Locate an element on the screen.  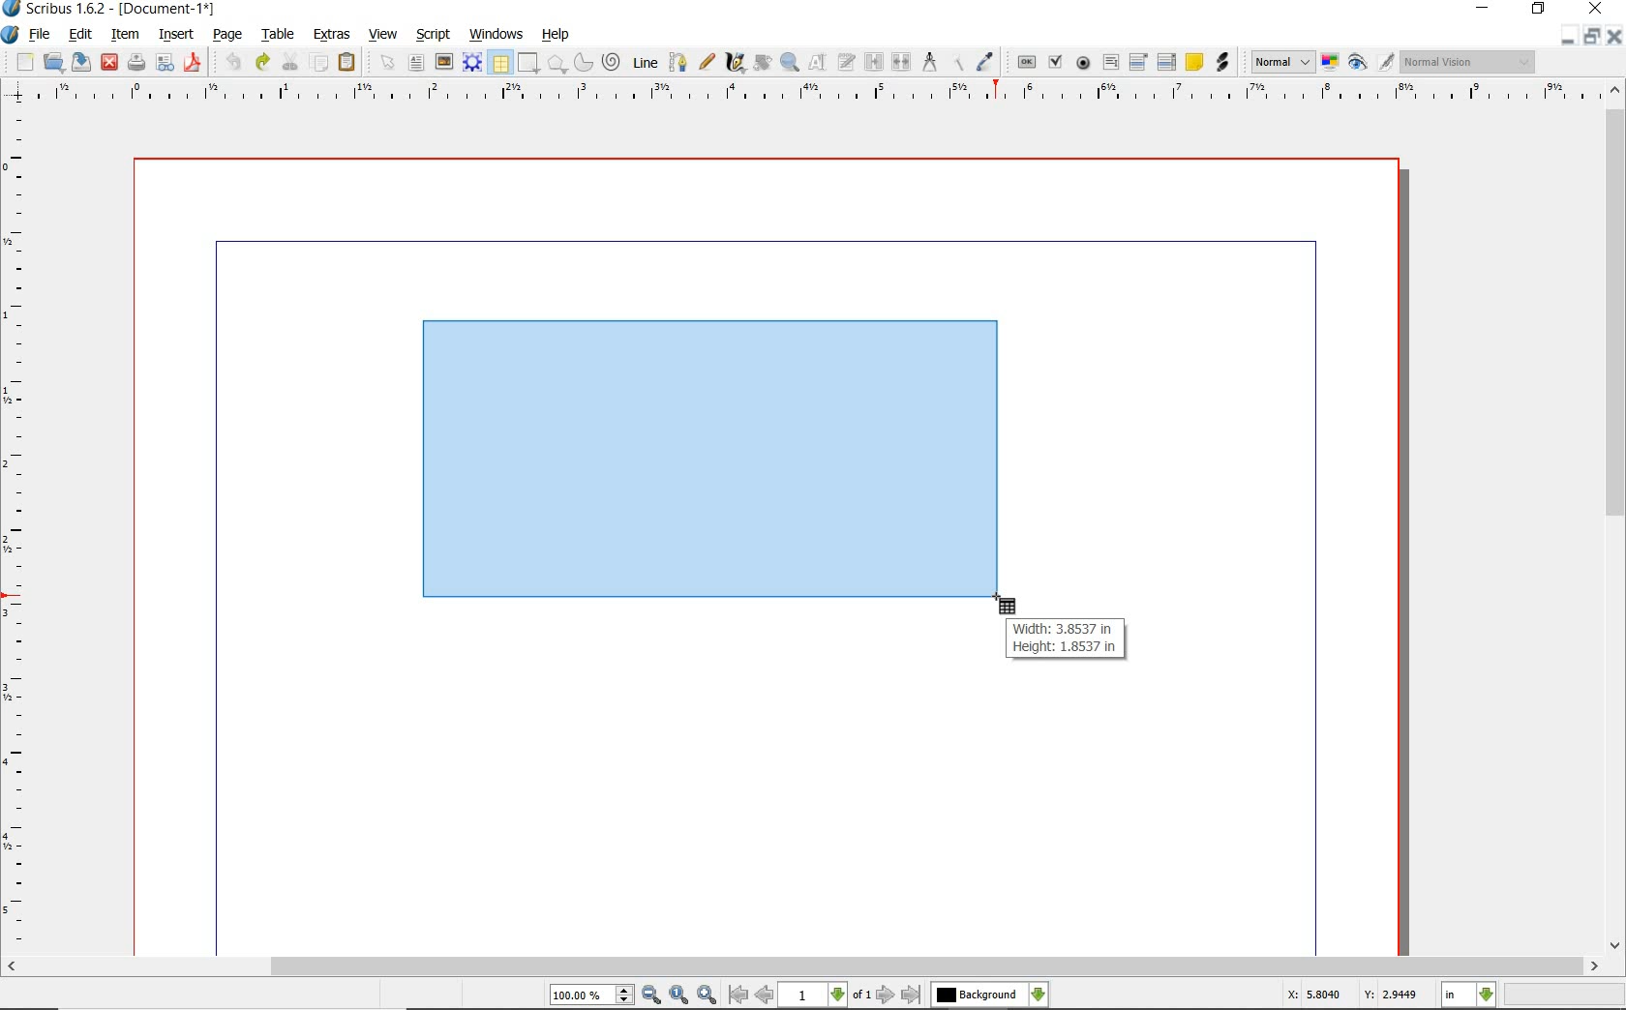
pdf push button is located at coordinates (1027, 61).